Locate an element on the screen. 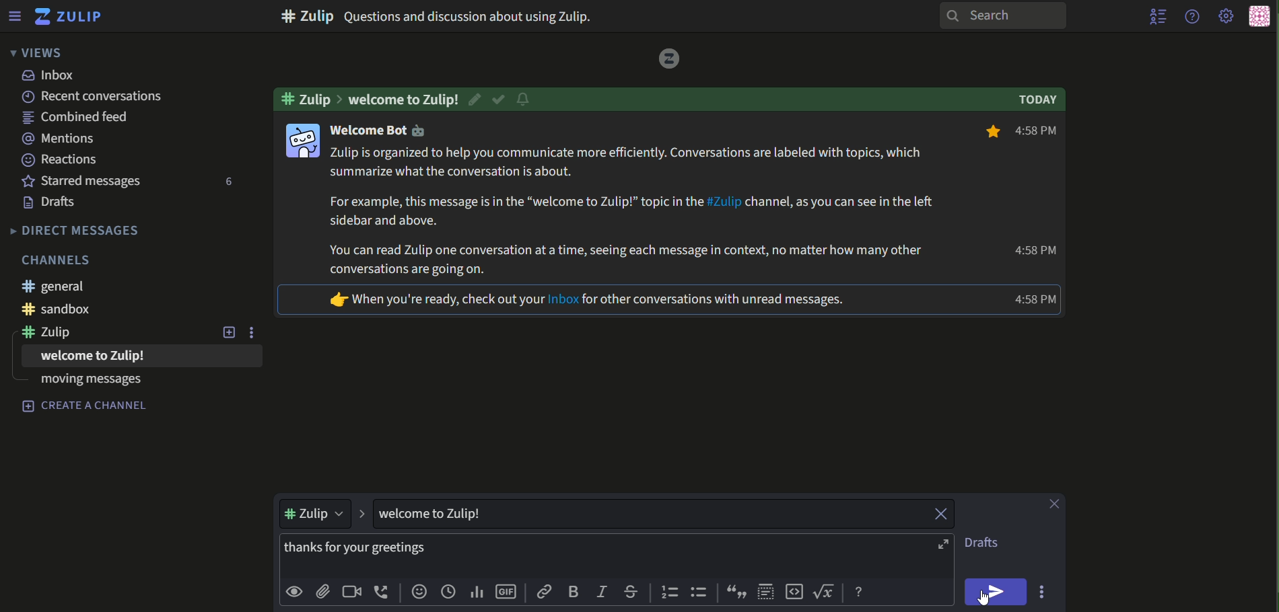  text is located at coordinates (87, 384).